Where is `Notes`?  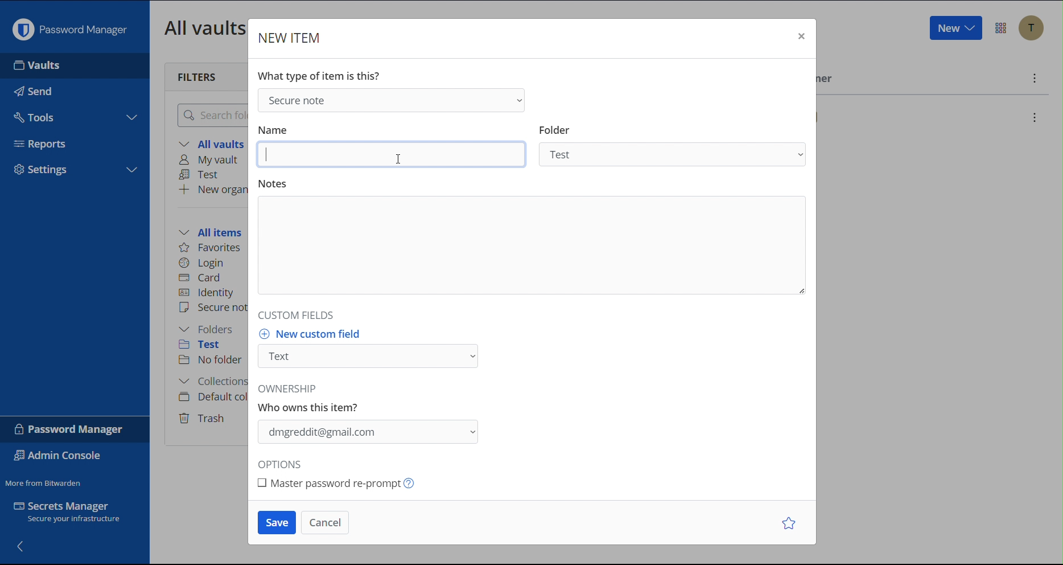
Notes is located at coordinates (530, 241).